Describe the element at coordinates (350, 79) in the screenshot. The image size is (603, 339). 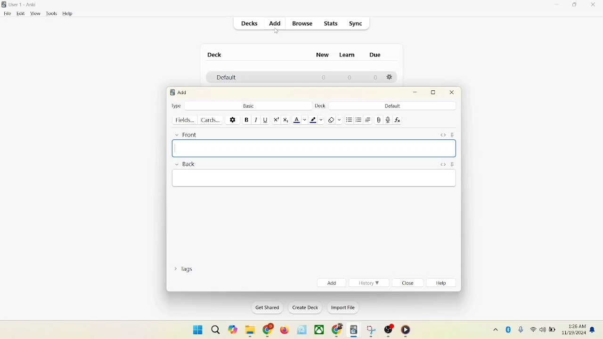
I see `` at that location.